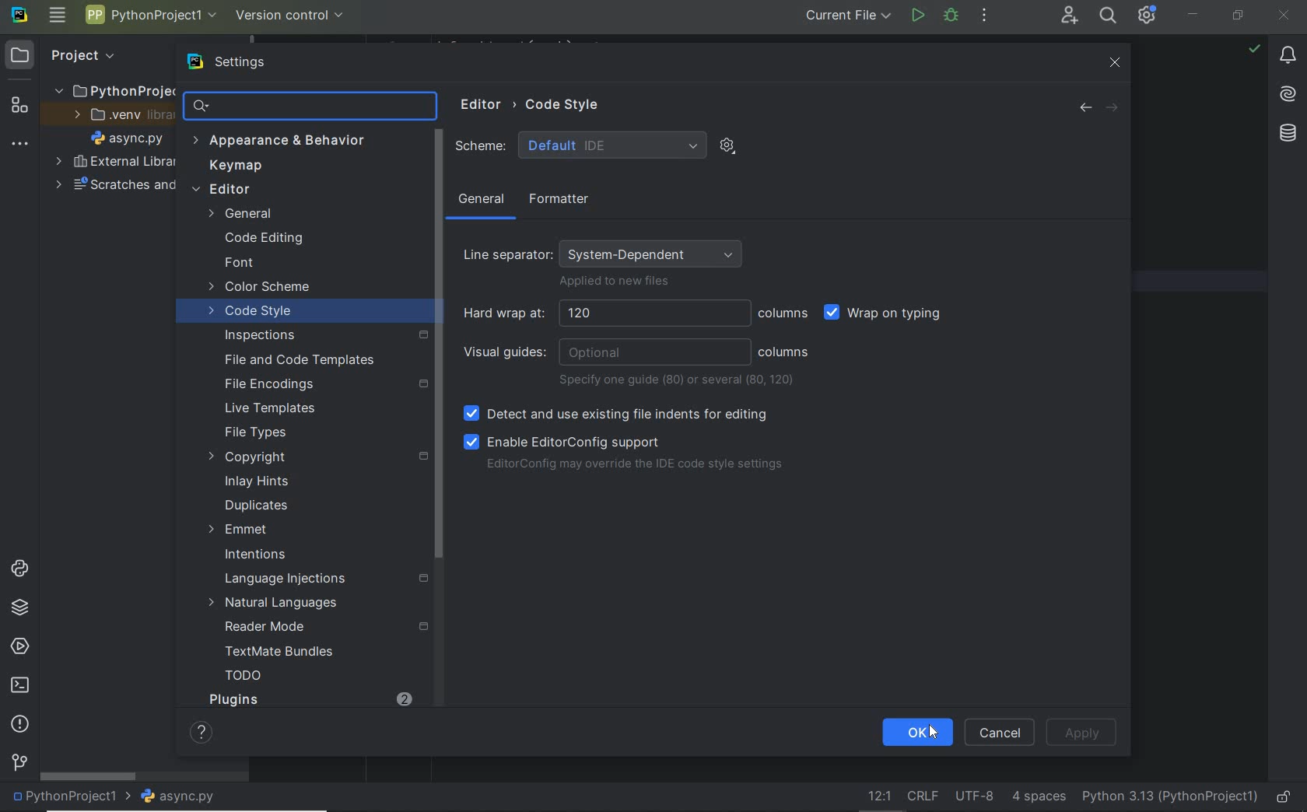  I want to click on File Encodings, so click(321, 384).